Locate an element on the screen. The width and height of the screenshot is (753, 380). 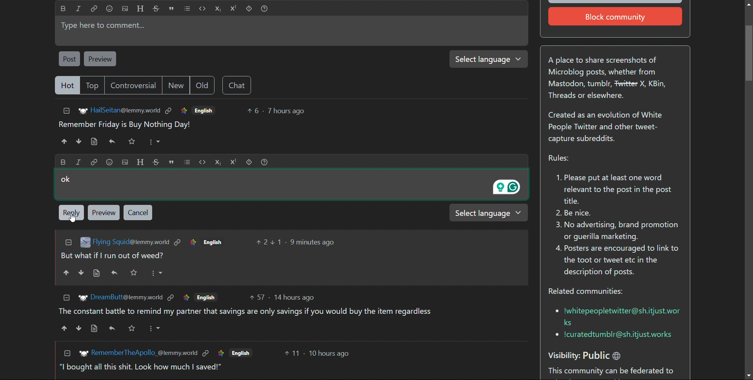
quote is located at coordinates (173, 161).